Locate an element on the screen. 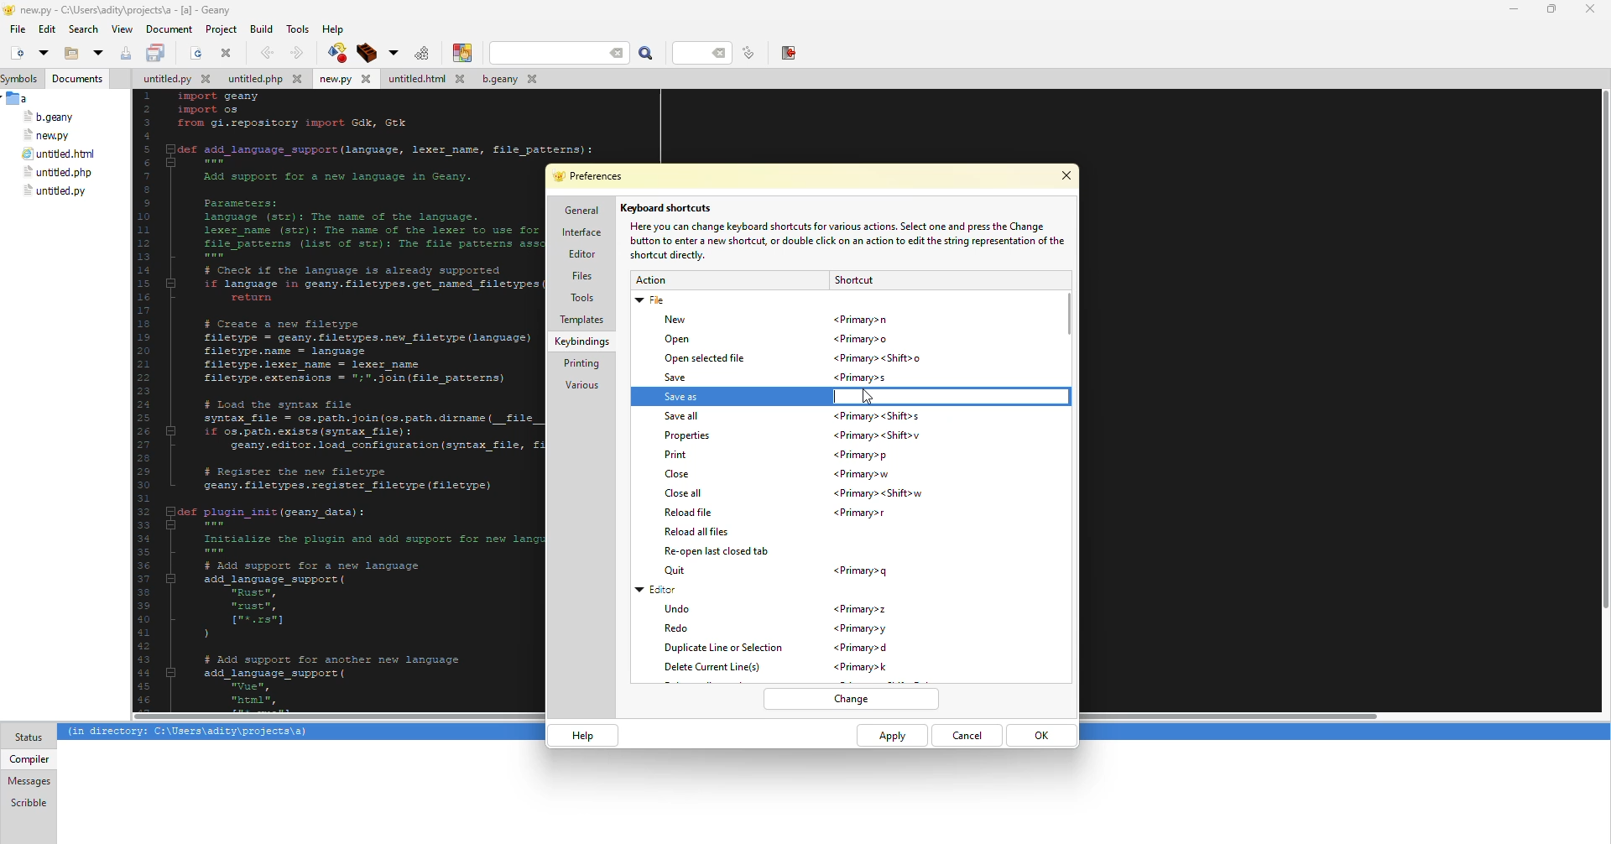 This screenshot has height=844, width=1611. line number is located at coordinates (706, 52).